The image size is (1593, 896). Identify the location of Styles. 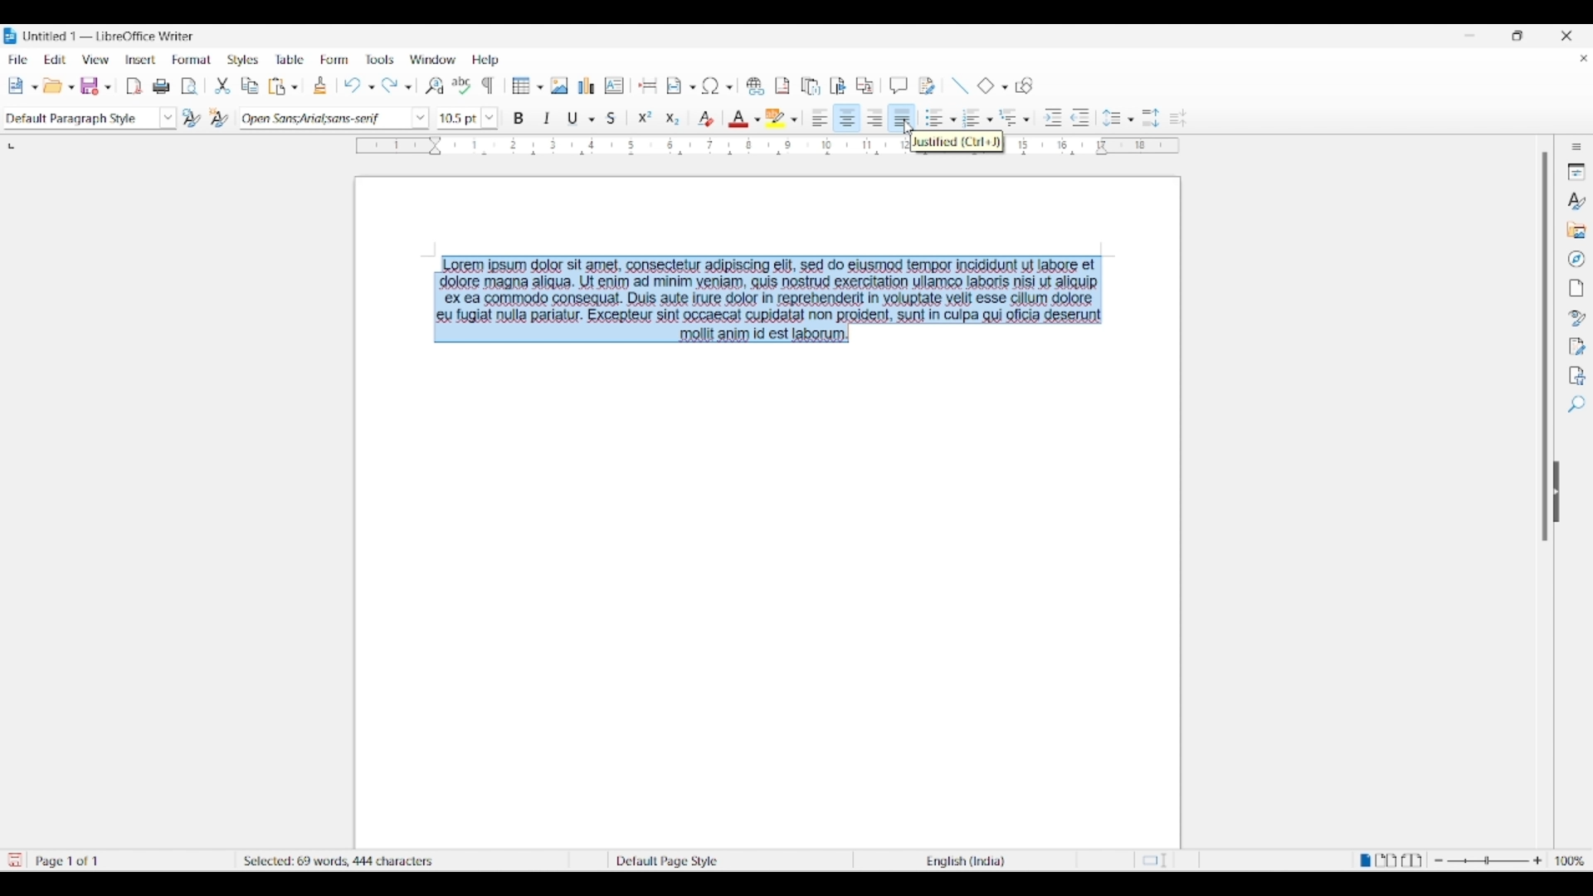
(1576, 200).